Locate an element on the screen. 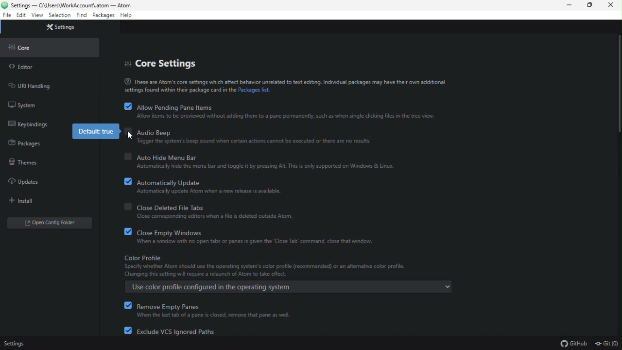 This screenshot has width=622, height=350. When the last tab of a pane is closed, remove that pane as well. is located at coordinates (219, 315).